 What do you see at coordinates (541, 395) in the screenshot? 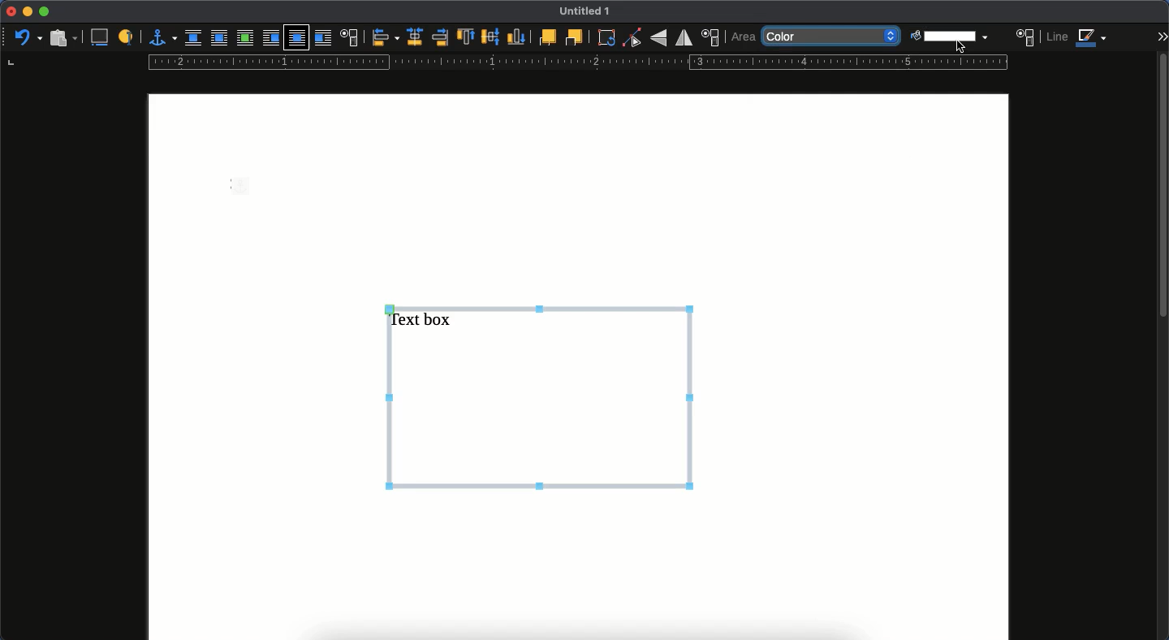
I see `text box` at bounding box center [541, 395].